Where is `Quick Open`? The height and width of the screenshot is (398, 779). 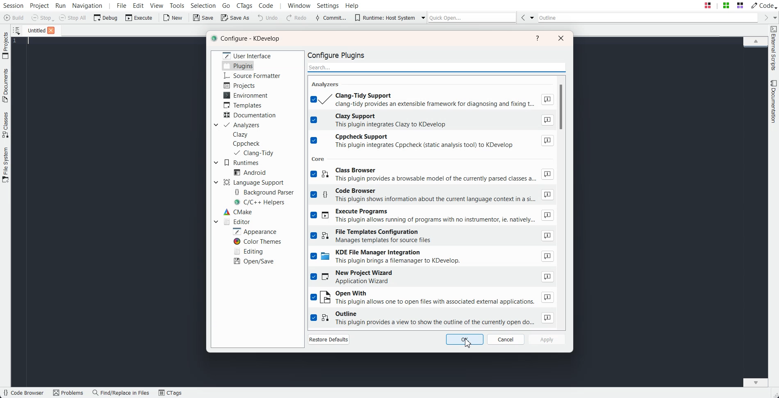 Quick Open is located at coordinates (724, 5).